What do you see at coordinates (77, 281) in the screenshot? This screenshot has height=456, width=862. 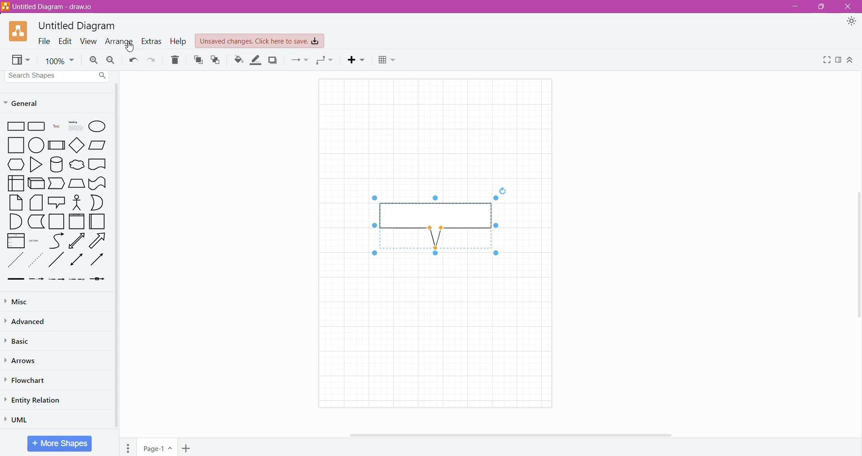 I see `Dotted Arrow ` at bounding box center [77, 281].